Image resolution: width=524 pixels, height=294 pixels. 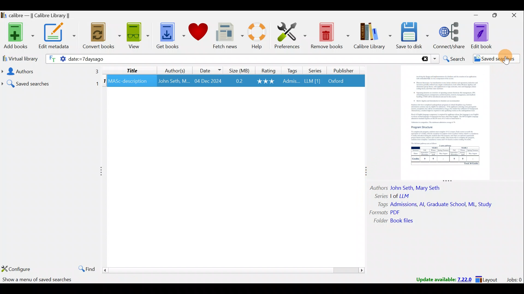 What do you see at coordinates (486, 35) in the screenshot?
I see `Edit book` at bounding box center [486, 35].